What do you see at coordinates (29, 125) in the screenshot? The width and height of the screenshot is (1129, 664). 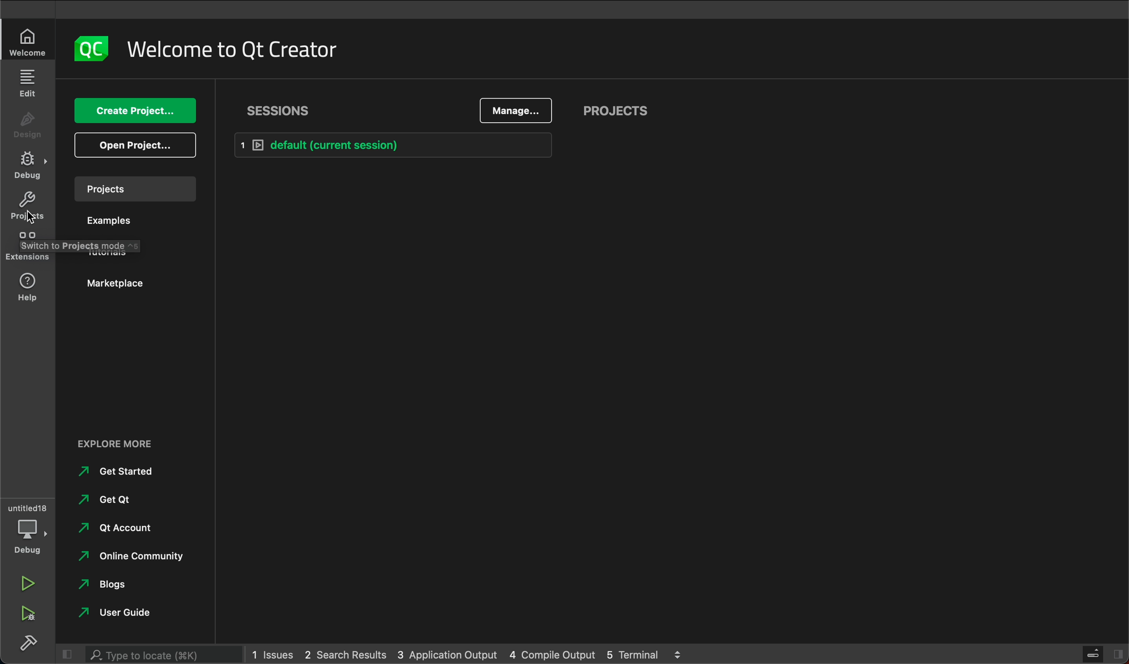 I see `design` at bounding box center [29, 125].